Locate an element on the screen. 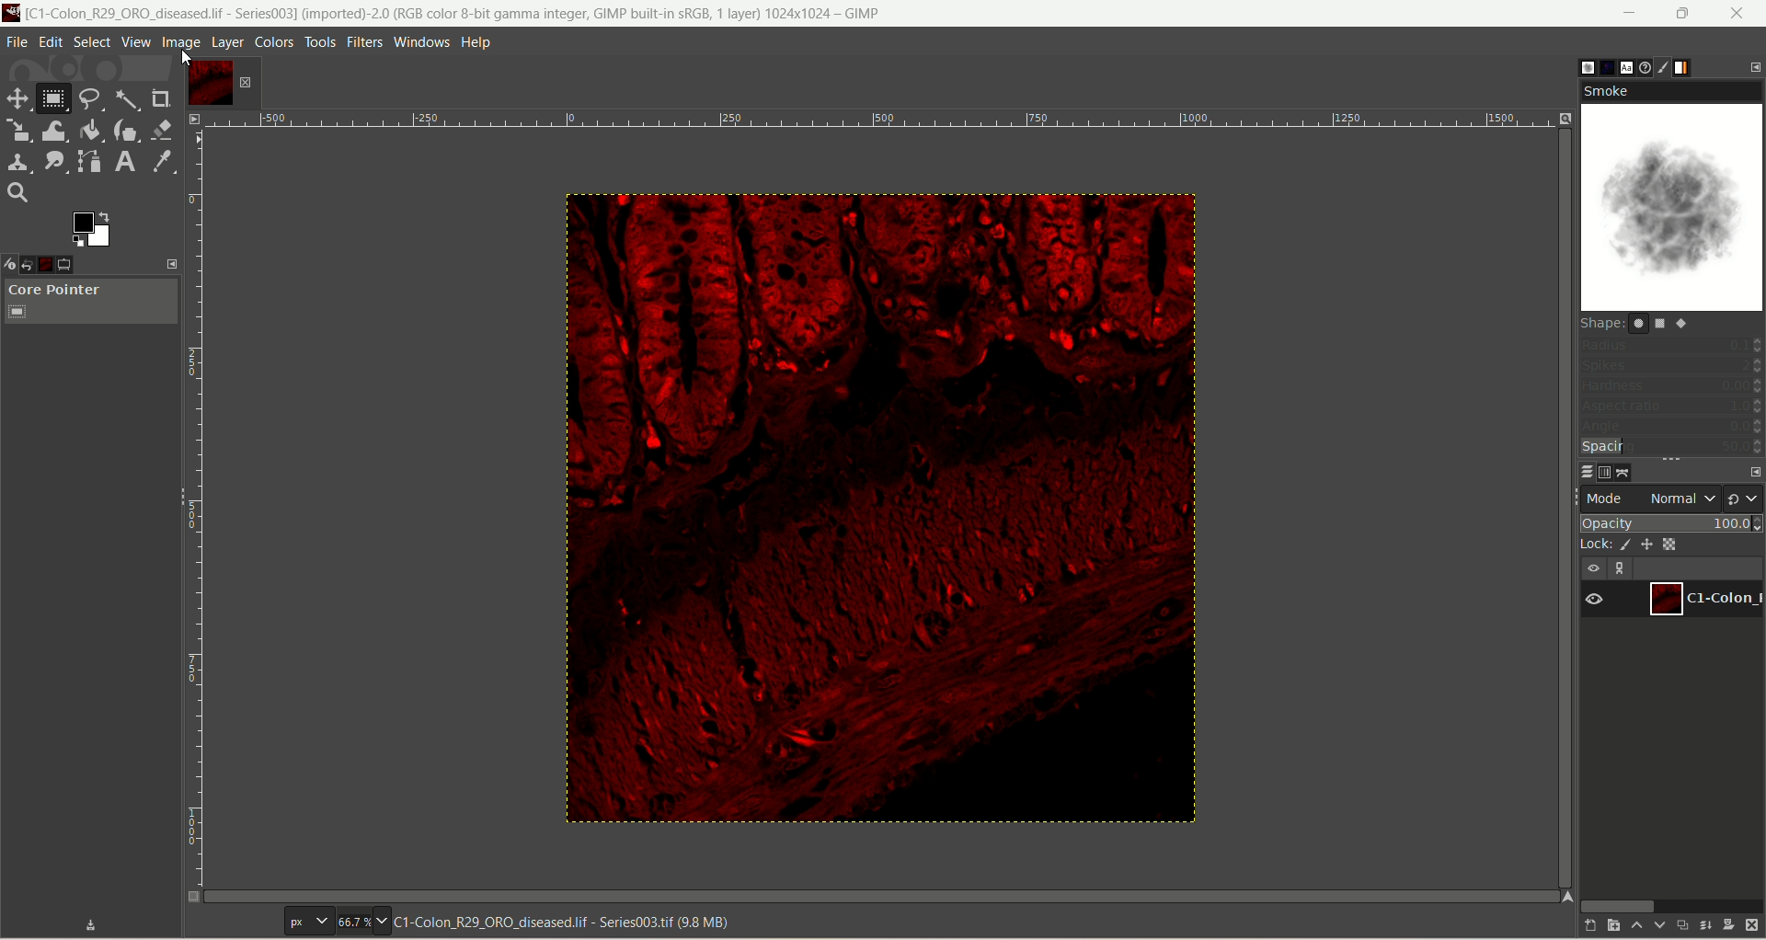 This screenshot has height=940, width=1766. layer1 is located at coordinates (221, 84).